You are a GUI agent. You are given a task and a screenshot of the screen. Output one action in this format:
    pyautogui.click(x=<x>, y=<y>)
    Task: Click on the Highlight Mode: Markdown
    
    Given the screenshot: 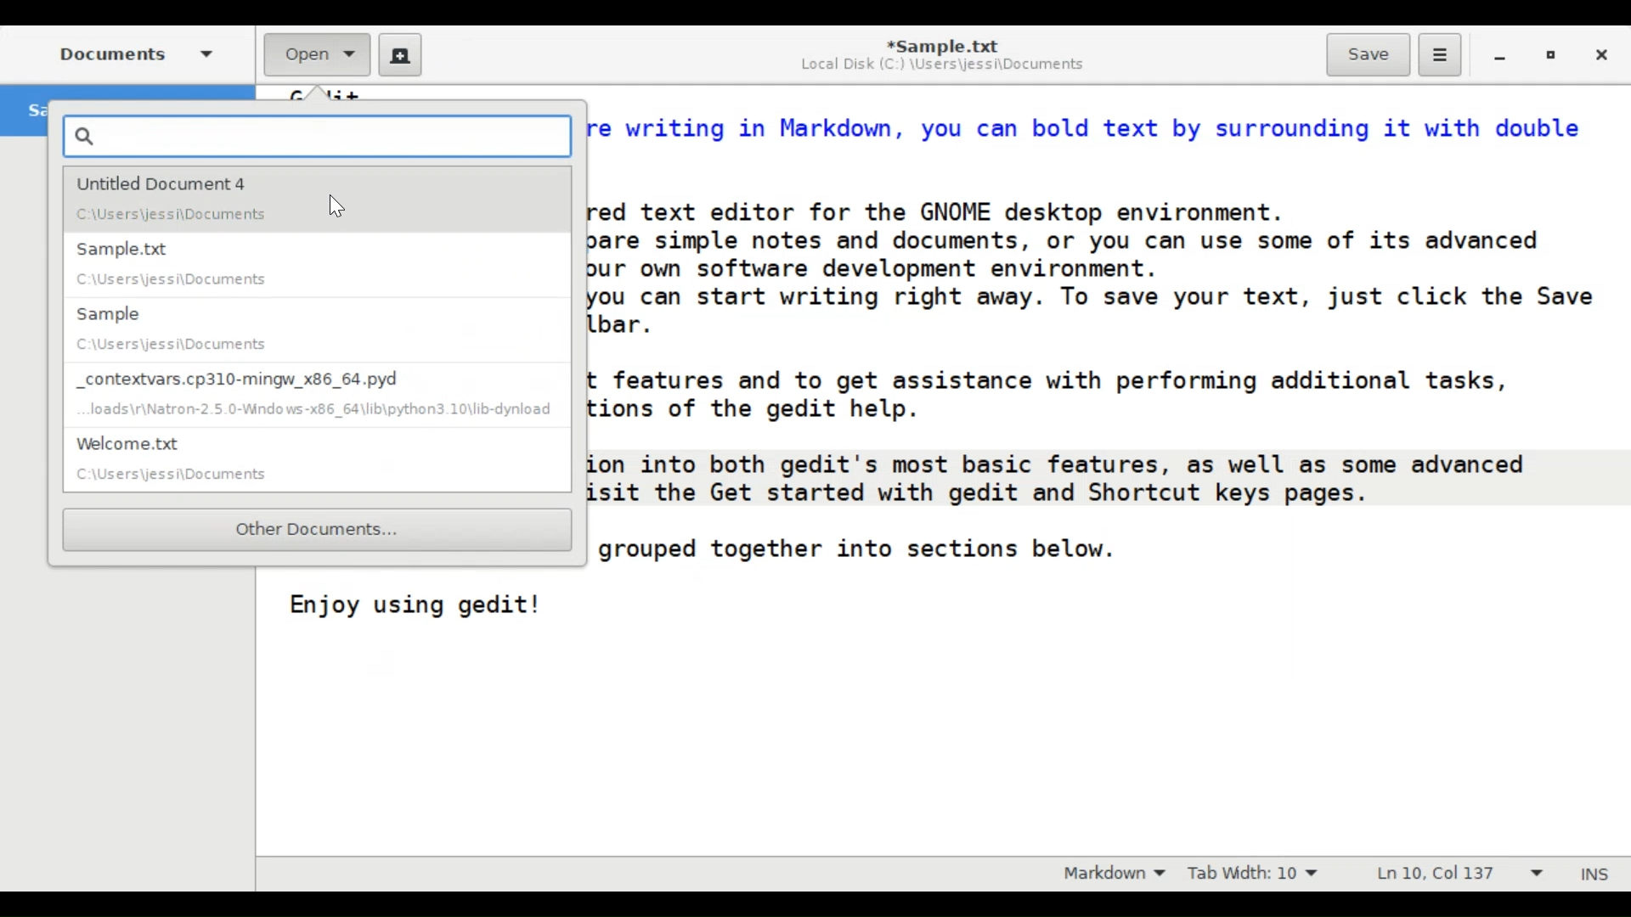 What is the action you would take?
    pyautogui.click(x=1108, y=873)
    